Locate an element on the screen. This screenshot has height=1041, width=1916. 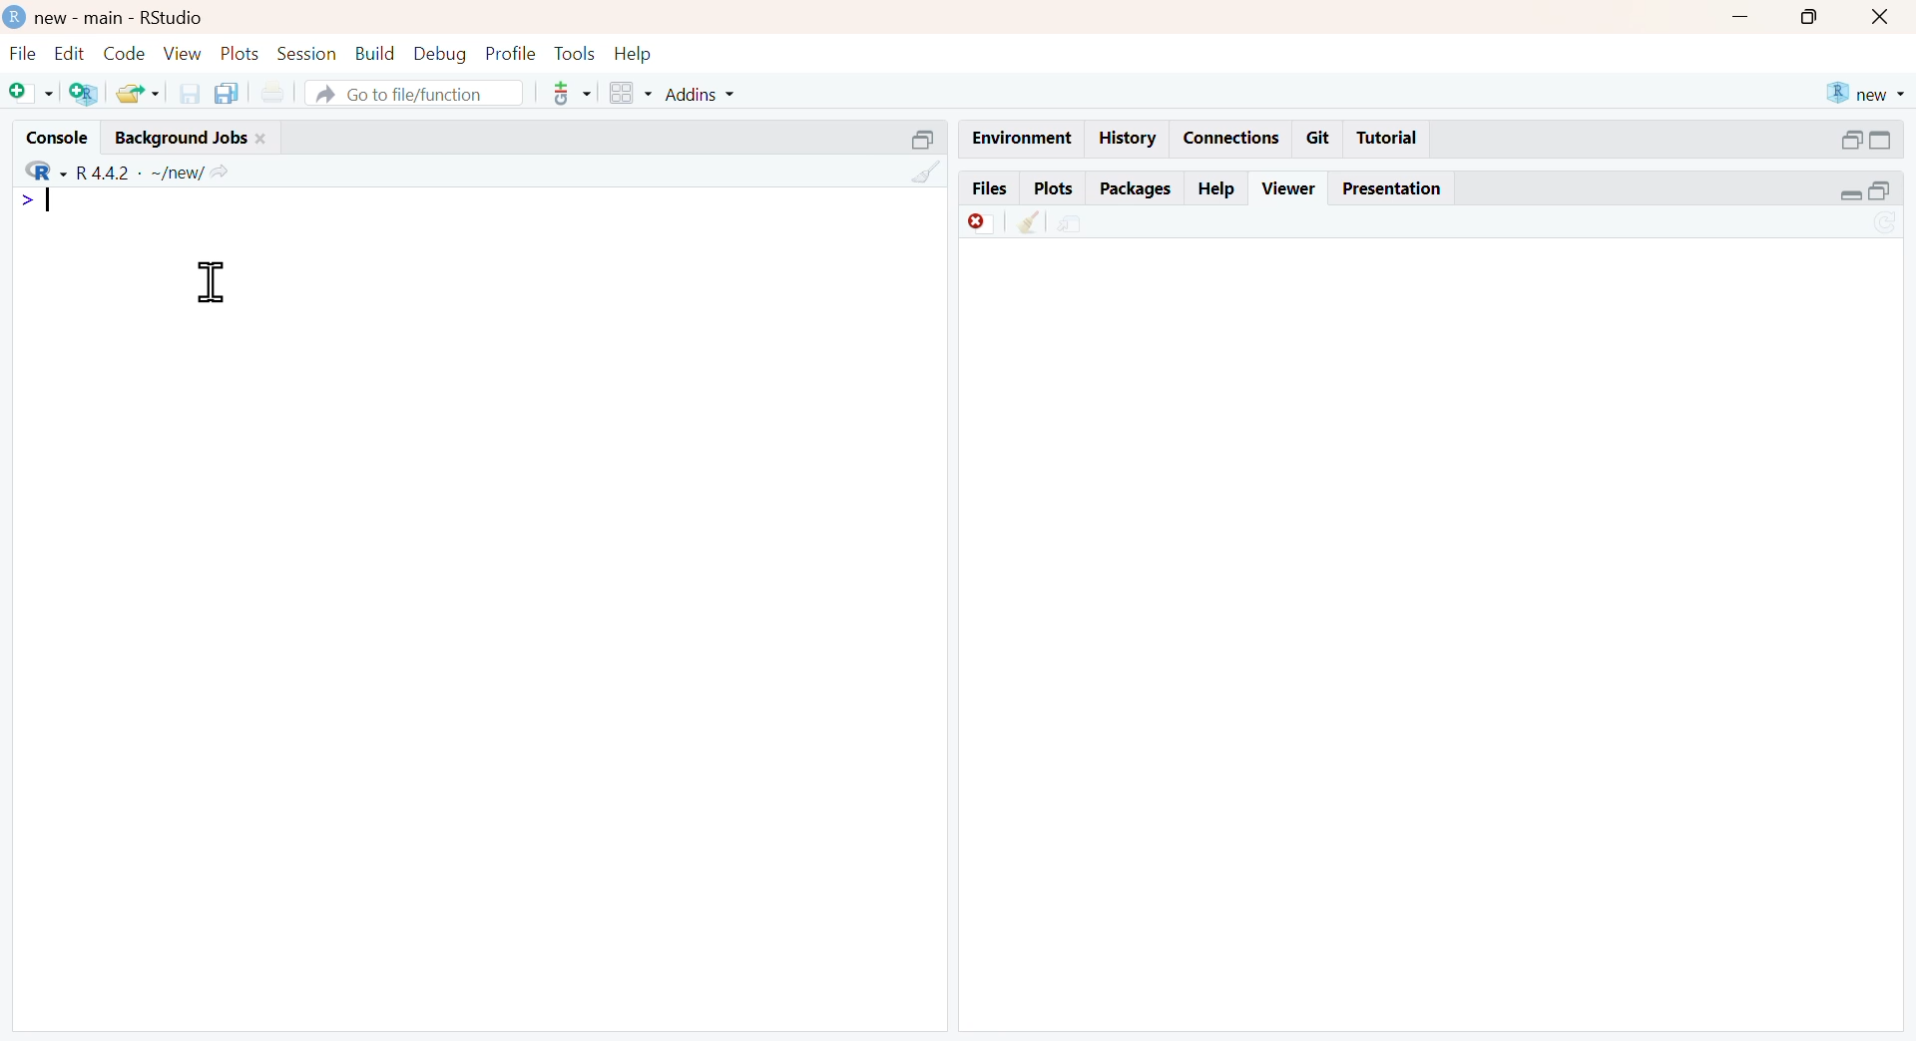
print current document is located at coordinates (282, 92).